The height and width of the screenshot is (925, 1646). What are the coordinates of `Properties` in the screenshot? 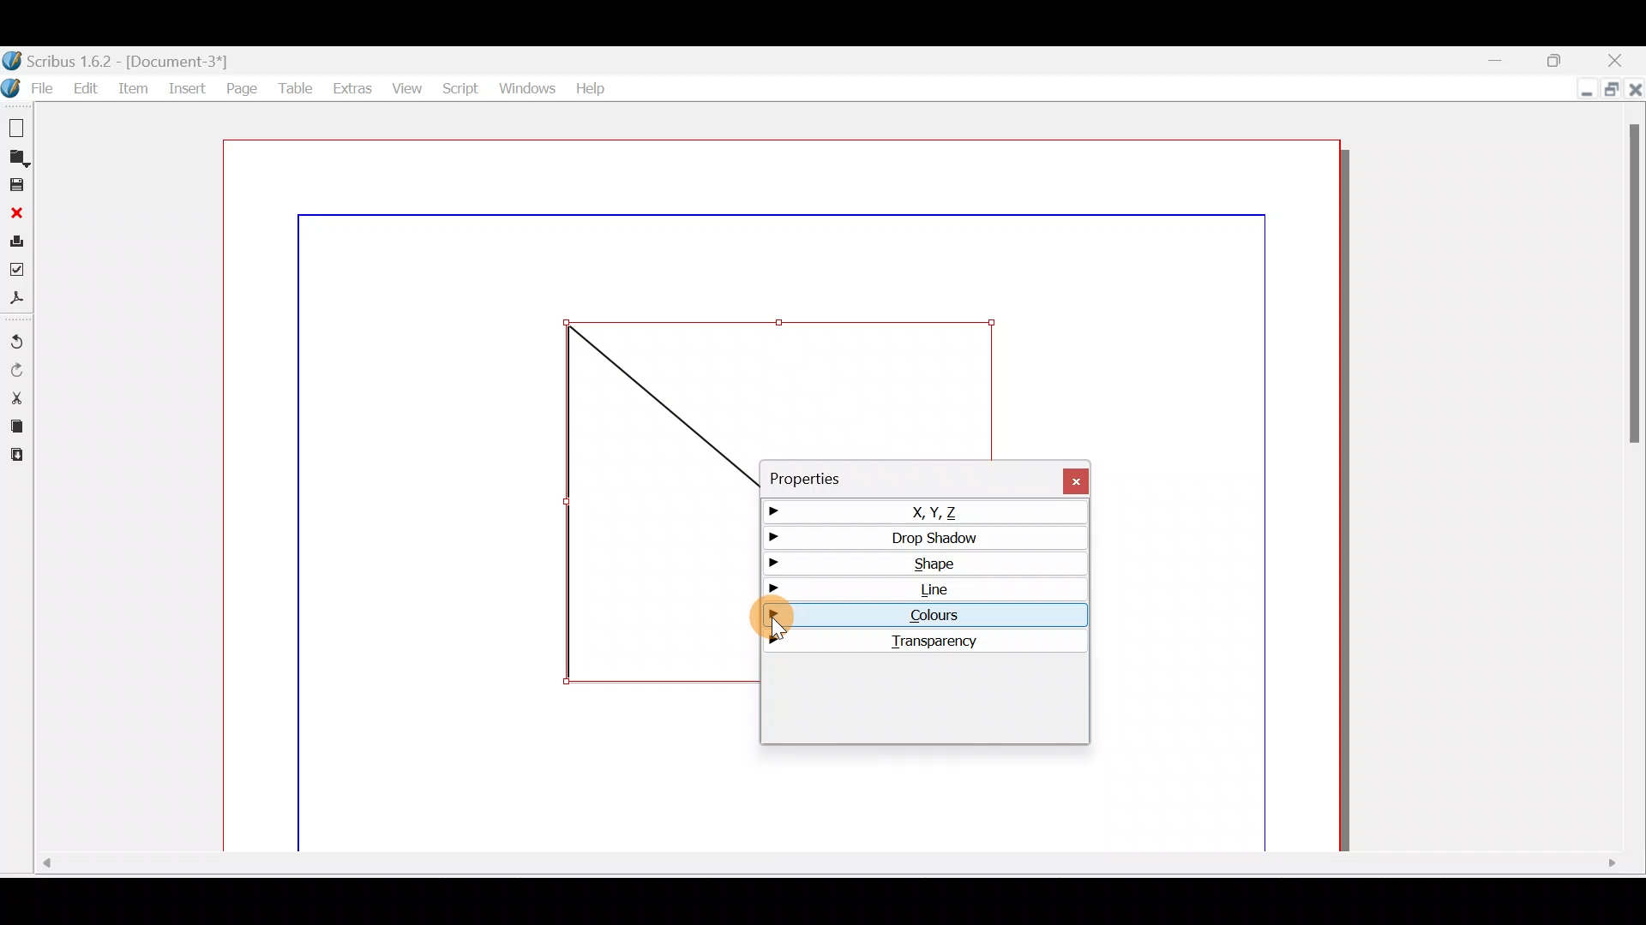 It's located at (843, 475).